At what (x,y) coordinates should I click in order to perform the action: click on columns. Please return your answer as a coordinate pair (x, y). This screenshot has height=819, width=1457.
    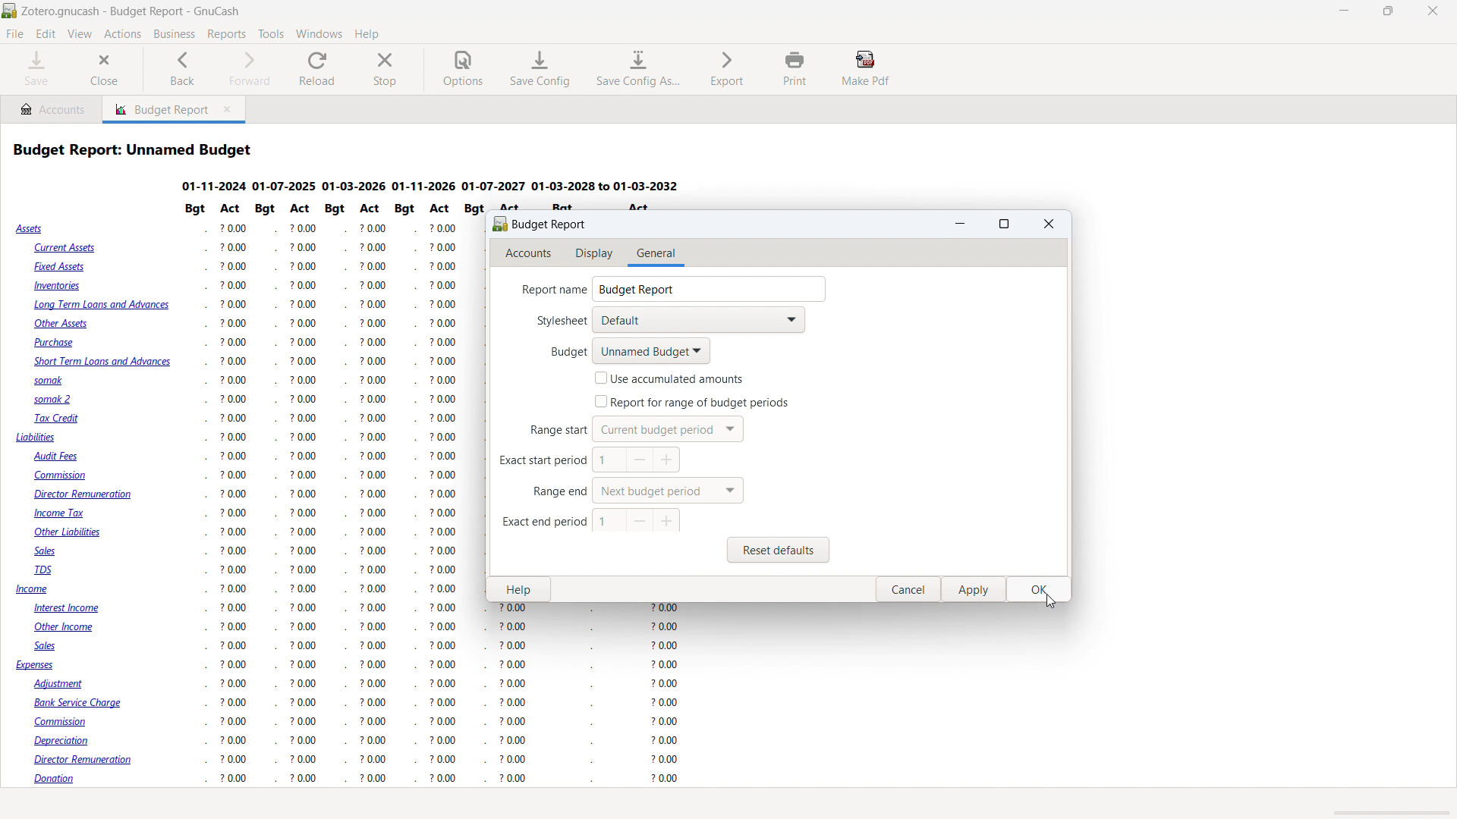
    Looking at the image, I should click on (320, 497).